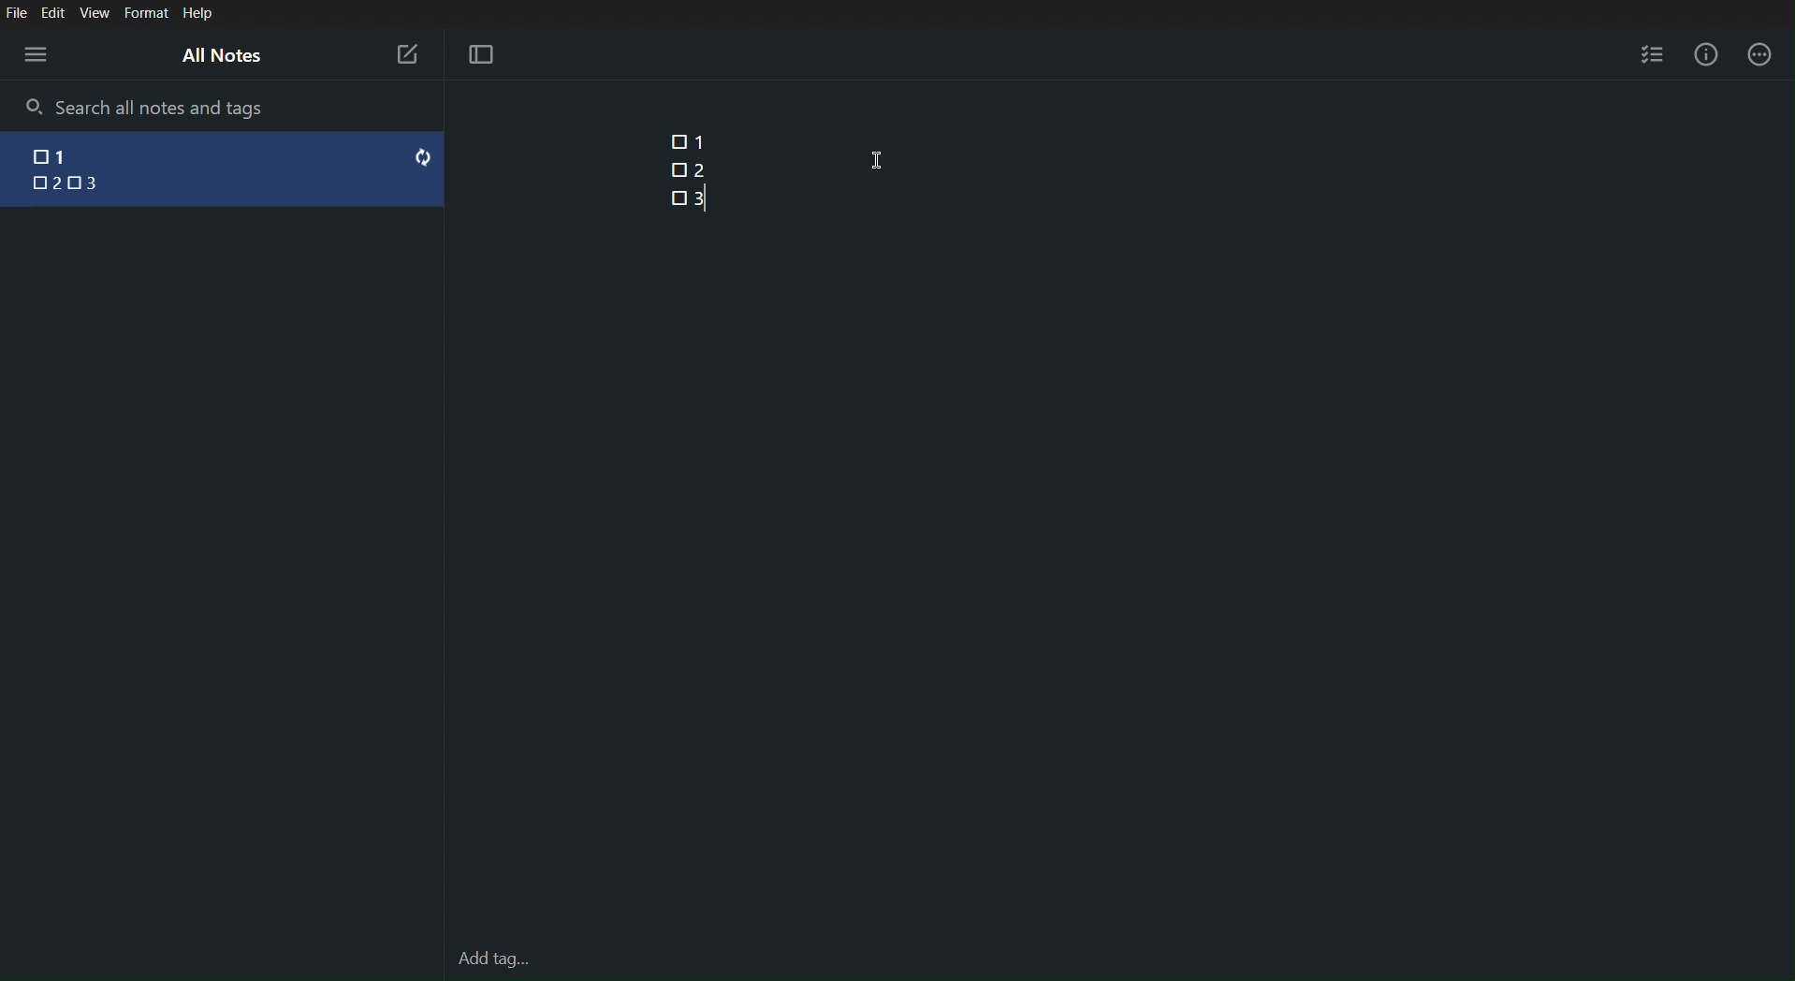  What do you see at coordinates (96, 13) in the screenshot?
I see `View` at bounding box center [96, 13].